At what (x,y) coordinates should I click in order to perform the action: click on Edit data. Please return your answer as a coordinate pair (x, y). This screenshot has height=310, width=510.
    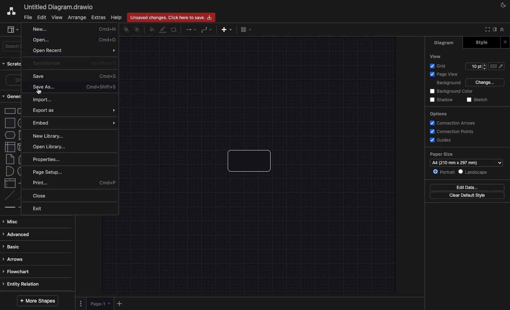
    Looking at the image, I should click on (469, 187).